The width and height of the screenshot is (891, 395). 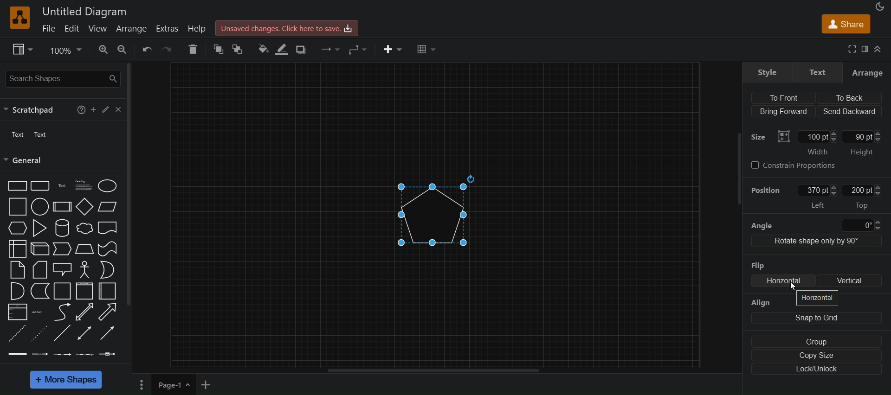 What do you see at coordinates (783, 98) in the screenshot?
I see `To front` at bounding box center [783, 98].